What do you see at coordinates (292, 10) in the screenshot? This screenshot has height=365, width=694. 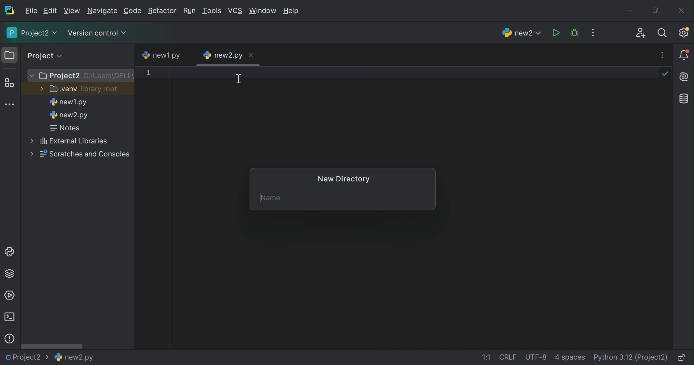 I see `Help` at bounding box center [292, 10].